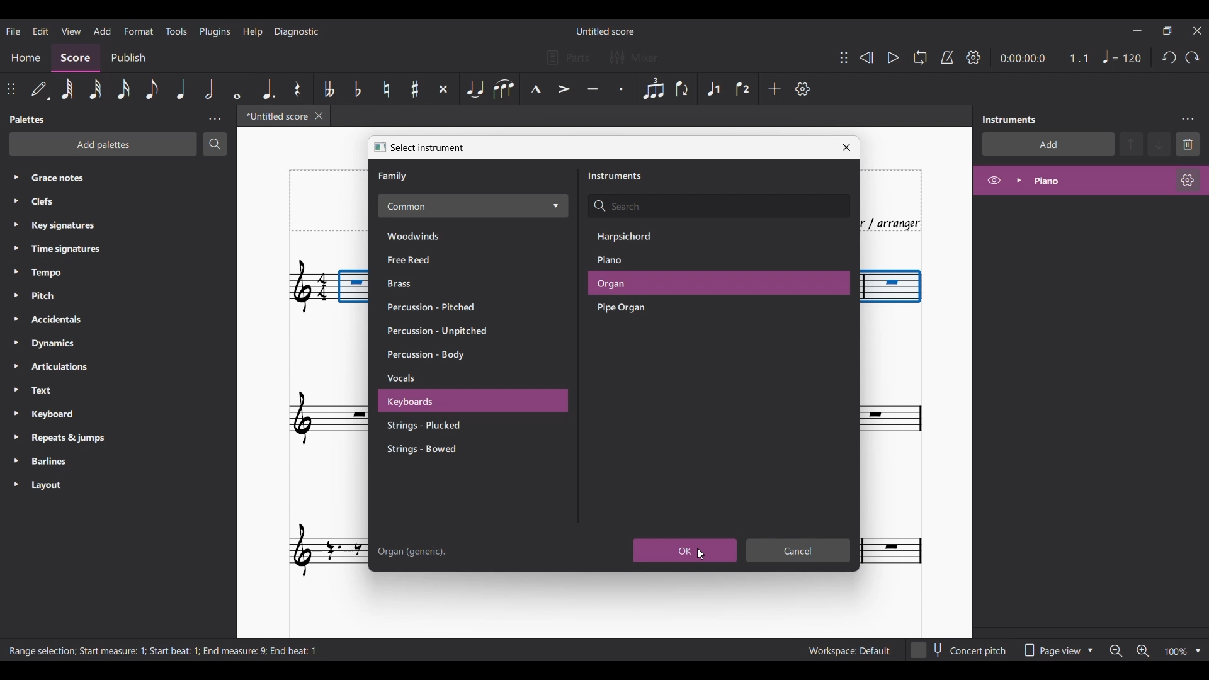 The image size is (1209, 680). What do you see at coordinates (68, 416) in the screenshot?
I see `Keyboard` at bounding box center [68, 416].